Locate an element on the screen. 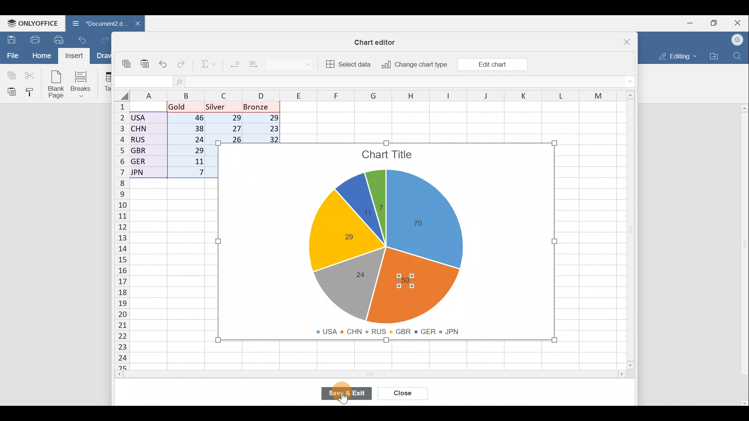 This screenshot has height=421, width=749. Chart legends is located at coordinates (391, 330).